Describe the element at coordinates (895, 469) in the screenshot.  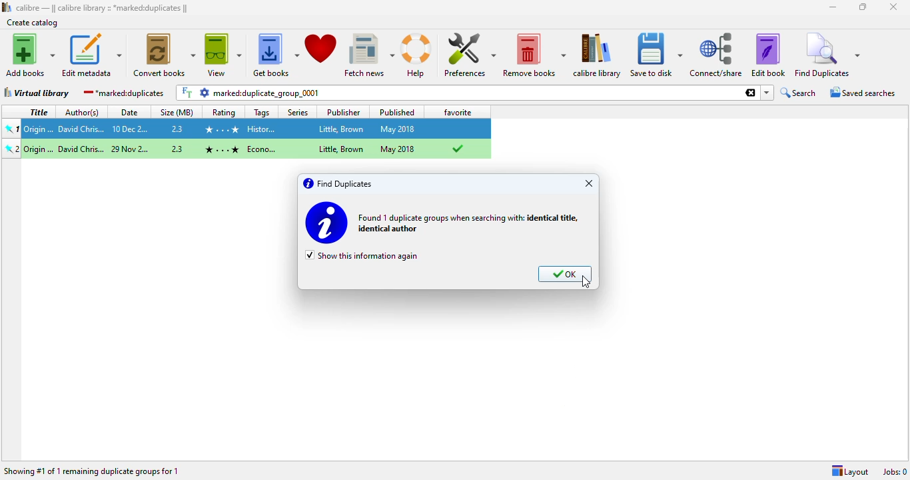
I see `Jobs: 0` at that location.